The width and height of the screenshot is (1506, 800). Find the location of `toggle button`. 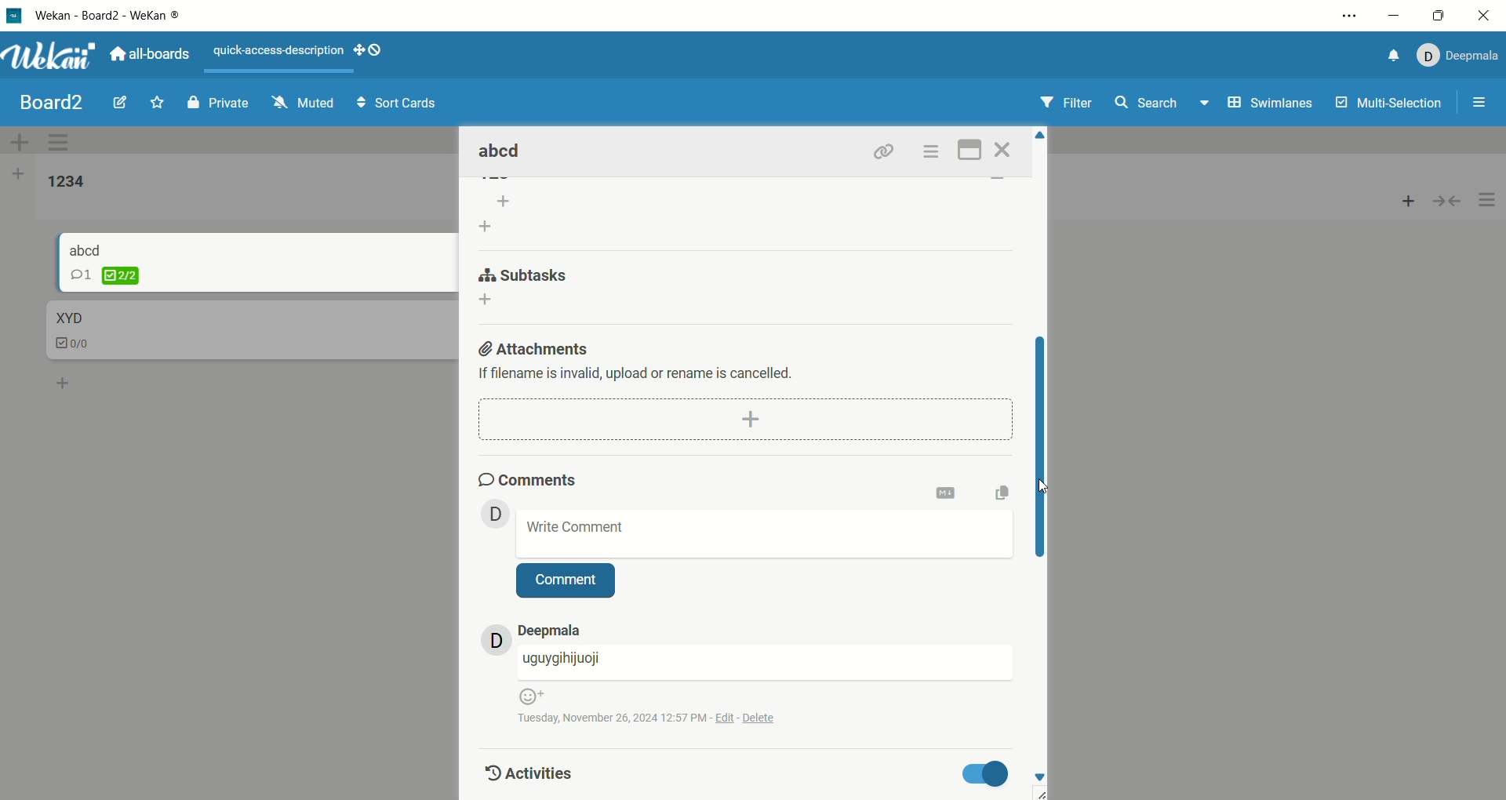

toggle button is located at coordinates (988, 773).